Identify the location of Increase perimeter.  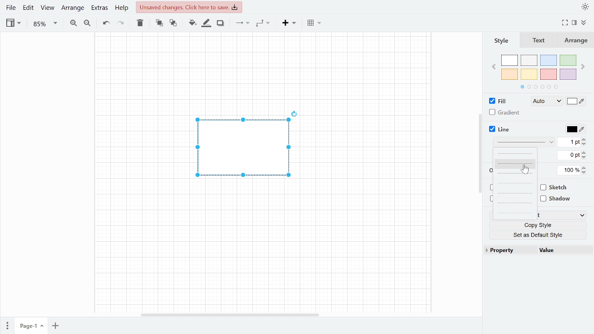
(585, 152).